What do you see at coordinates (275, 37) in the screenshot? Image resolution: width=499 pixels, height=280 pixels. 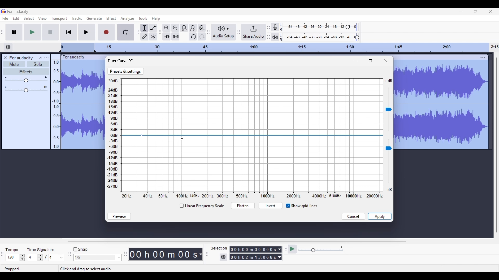 I see `Playback meter` at bounding box center [275, 37].